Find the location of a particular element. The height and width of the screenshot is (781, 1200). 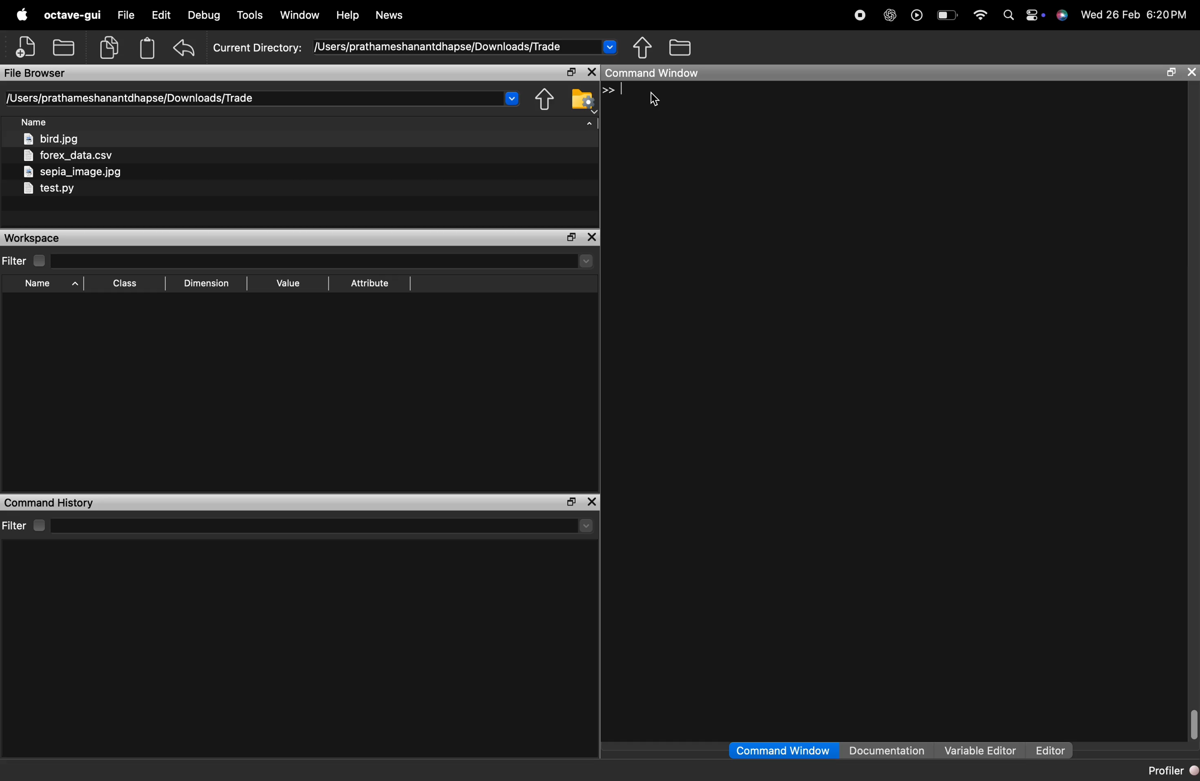

dropdown is located at coordinates (588, 127).